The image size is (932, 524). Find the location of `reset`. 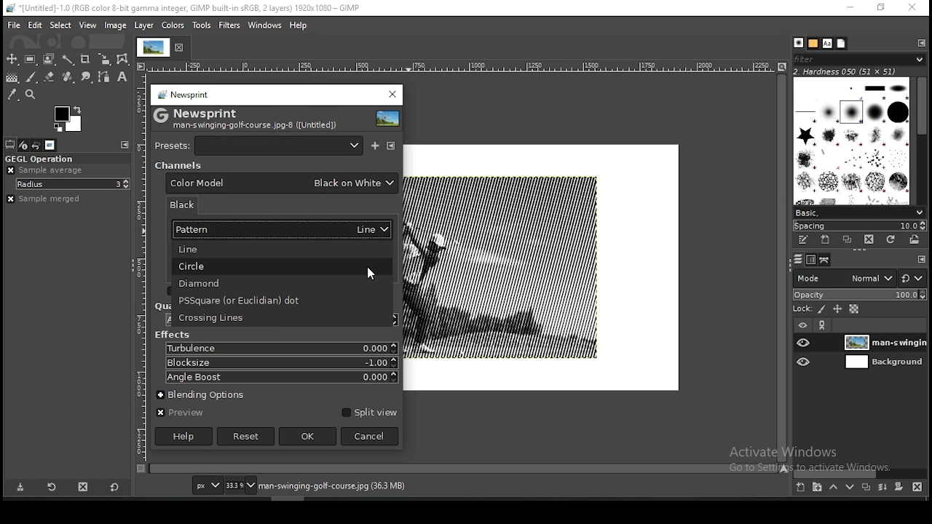

reset is located at coordinates (115, 486).